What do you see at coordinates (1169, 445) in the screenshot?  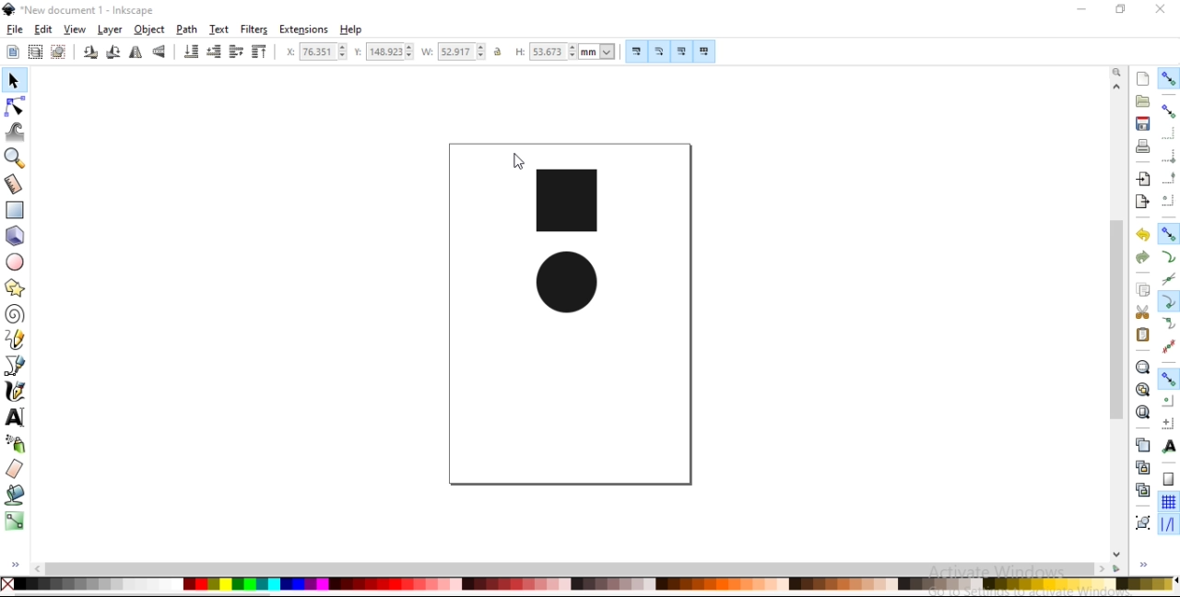 I see `snap text anchors and baselines` at bounding box center [1169, 445].